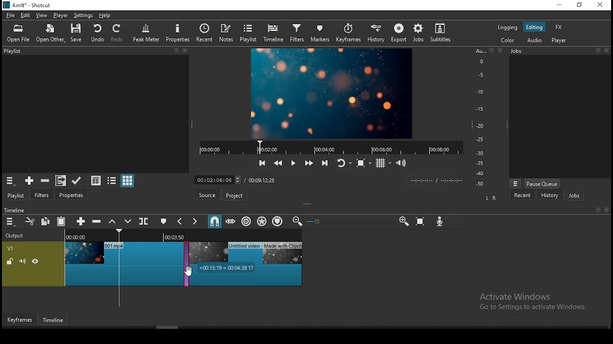 The width and height of the screenshot is (613, 344). Describe the element at coordinates (118, 33) in the screenshot. I see `redo` at that location.